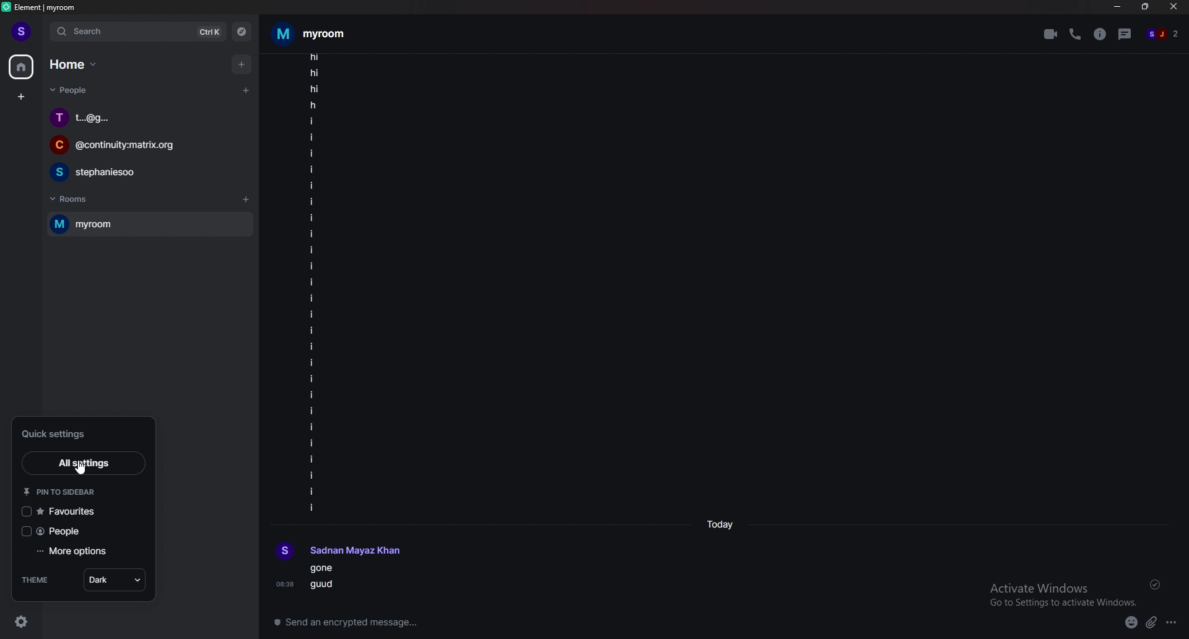  I want to click on minimize, so click(1118, 7).